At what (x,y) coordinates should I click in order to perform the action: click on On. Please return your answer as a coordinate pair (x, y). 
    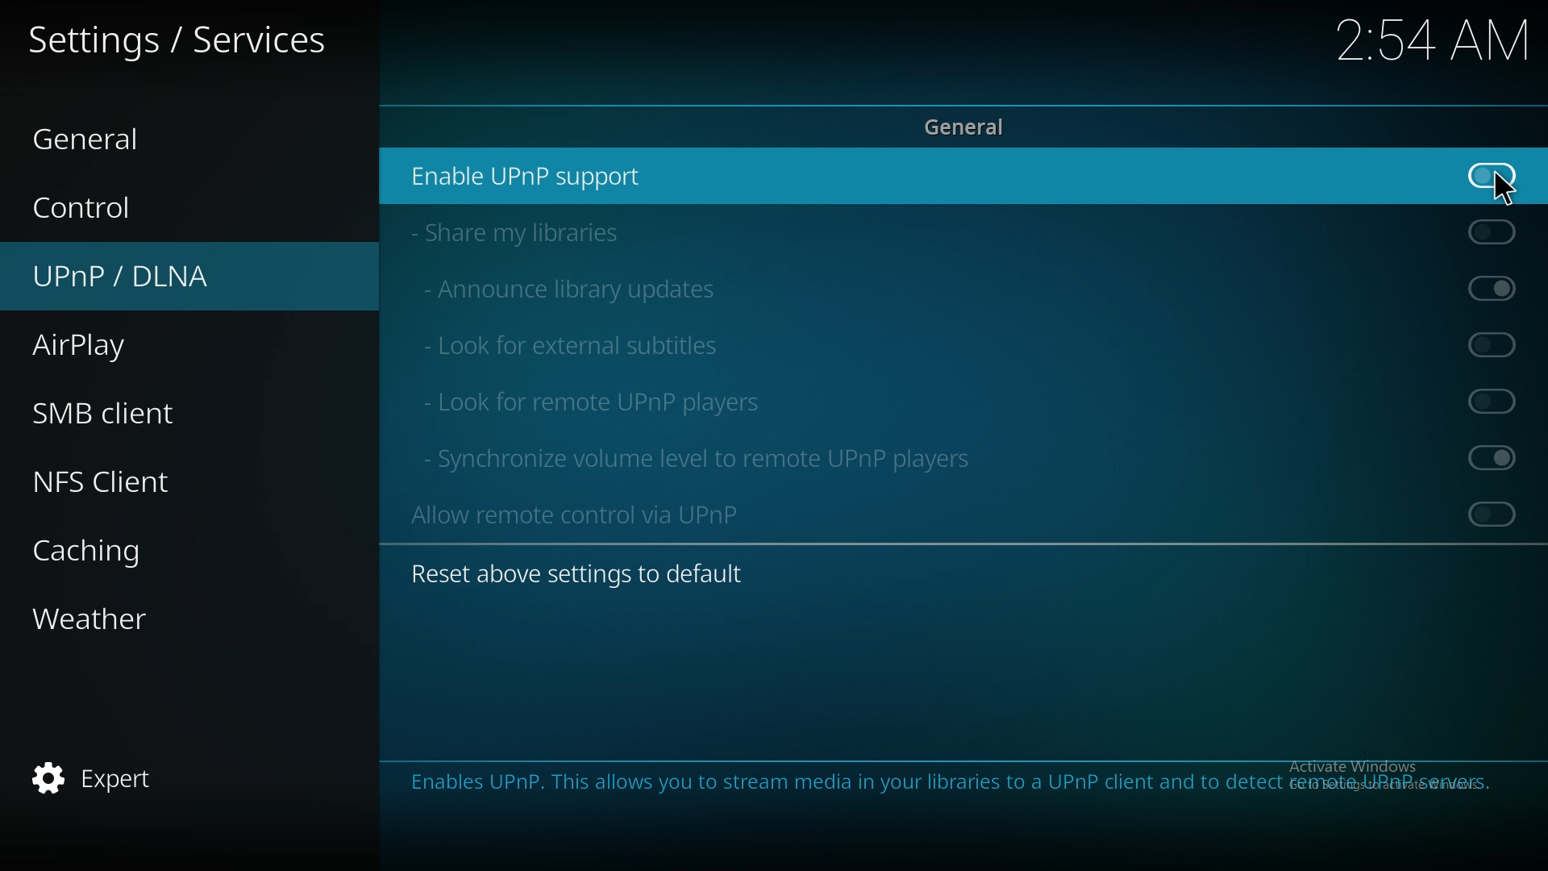
    Looking at the image, I should click on (1492, 456).